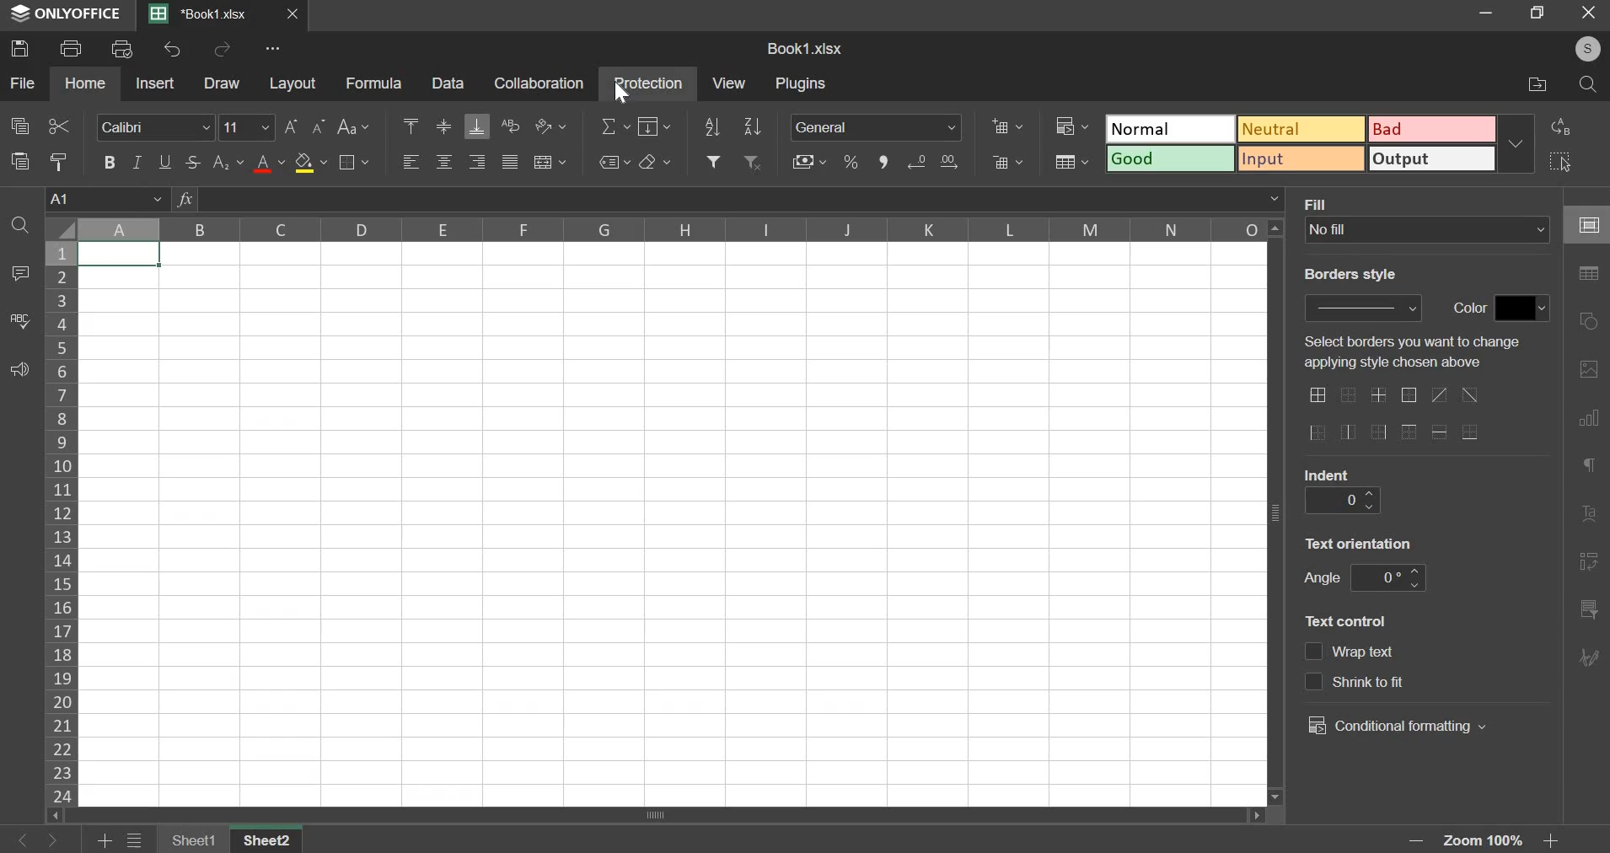  I want to click on right side bar, so click(1589, 321).